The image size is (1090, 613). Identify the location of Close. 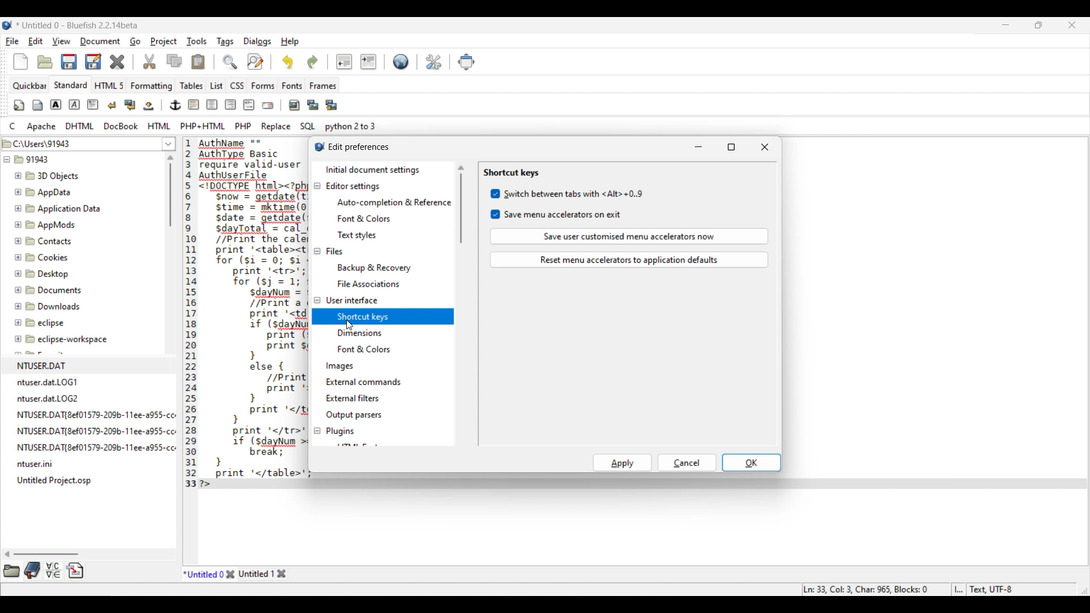
(118, 62).